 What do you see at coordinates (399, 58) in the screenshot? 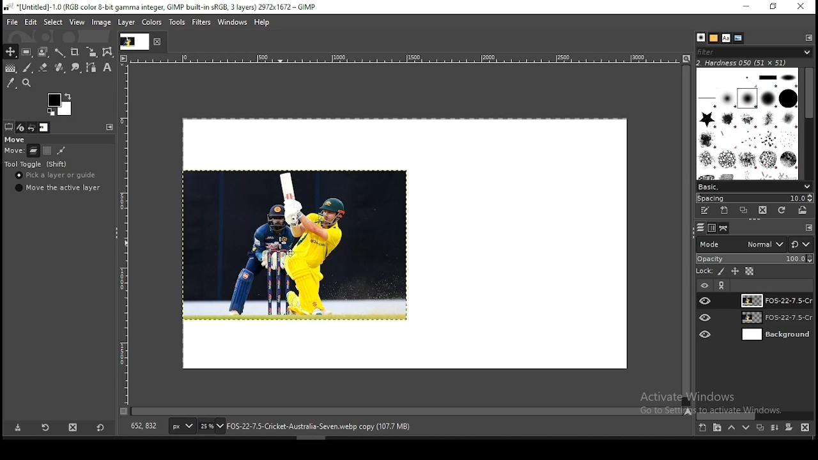
I see `scale` at bounding box center [399, 58].